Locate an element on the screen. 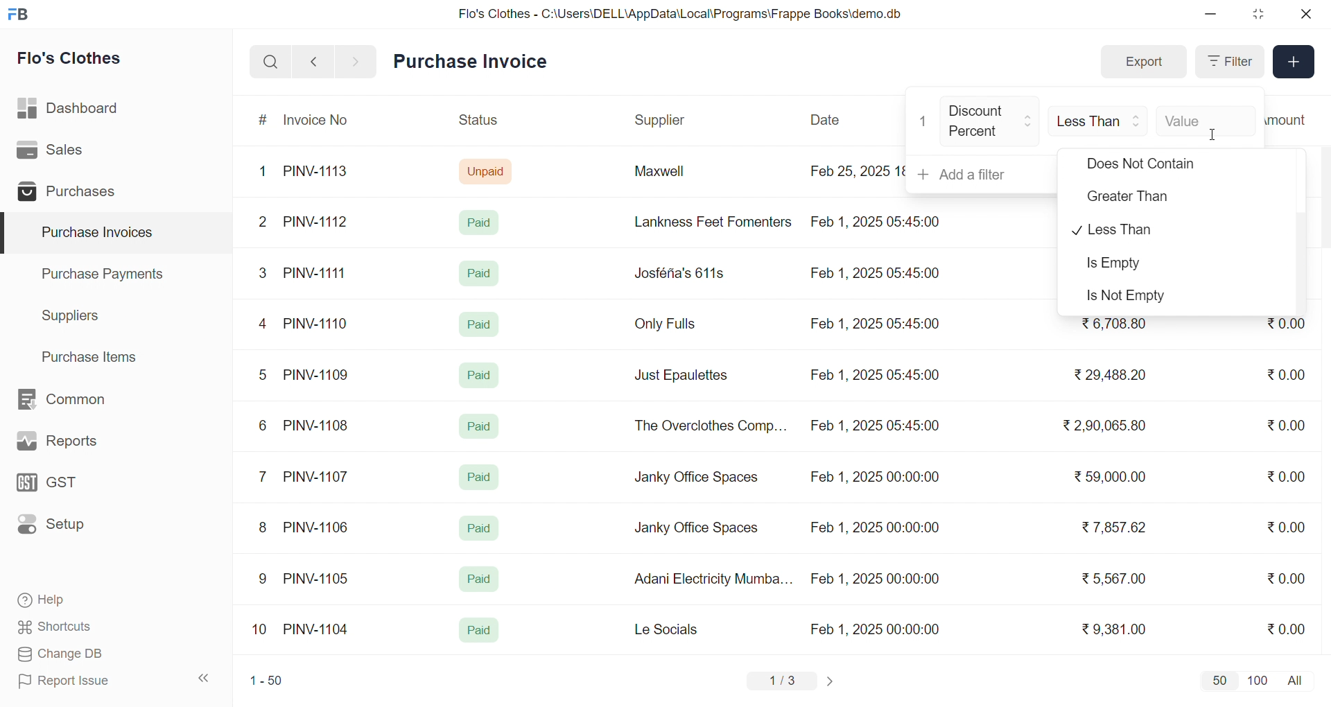 The image size is (1331, 707). ₹ 2,90,065.80 is located at coordinates (1106, 426).